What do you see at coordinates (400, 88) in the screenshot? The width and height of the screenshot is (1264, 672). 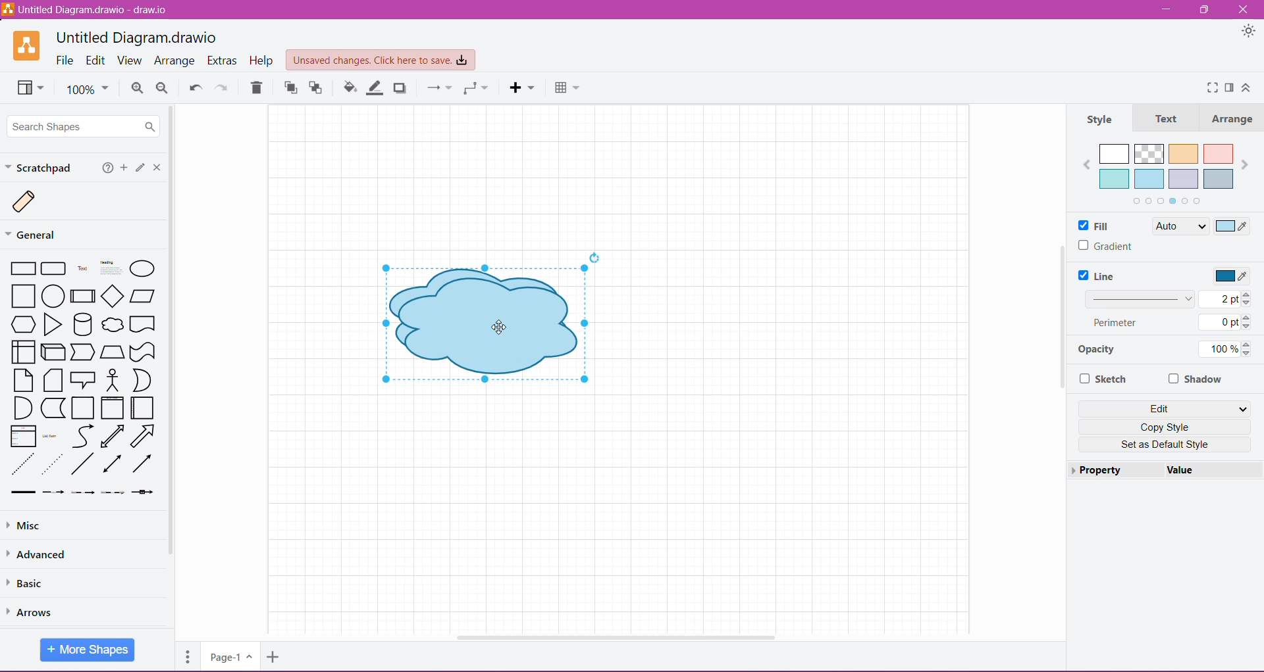 I see `Shadow` at bounding box center [400, 88].